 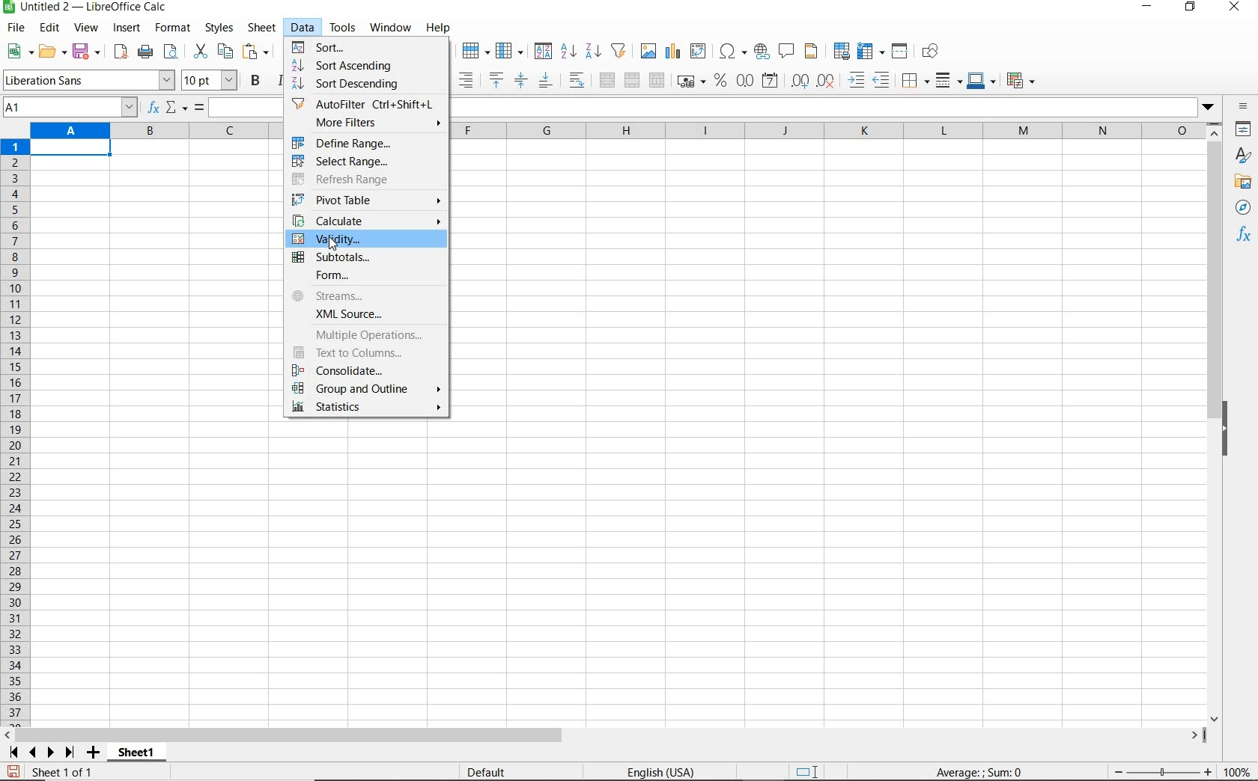 What do you see at coordinates (50, 30) in the screenshot?
I see `edit` at bounding box center [50, 30].